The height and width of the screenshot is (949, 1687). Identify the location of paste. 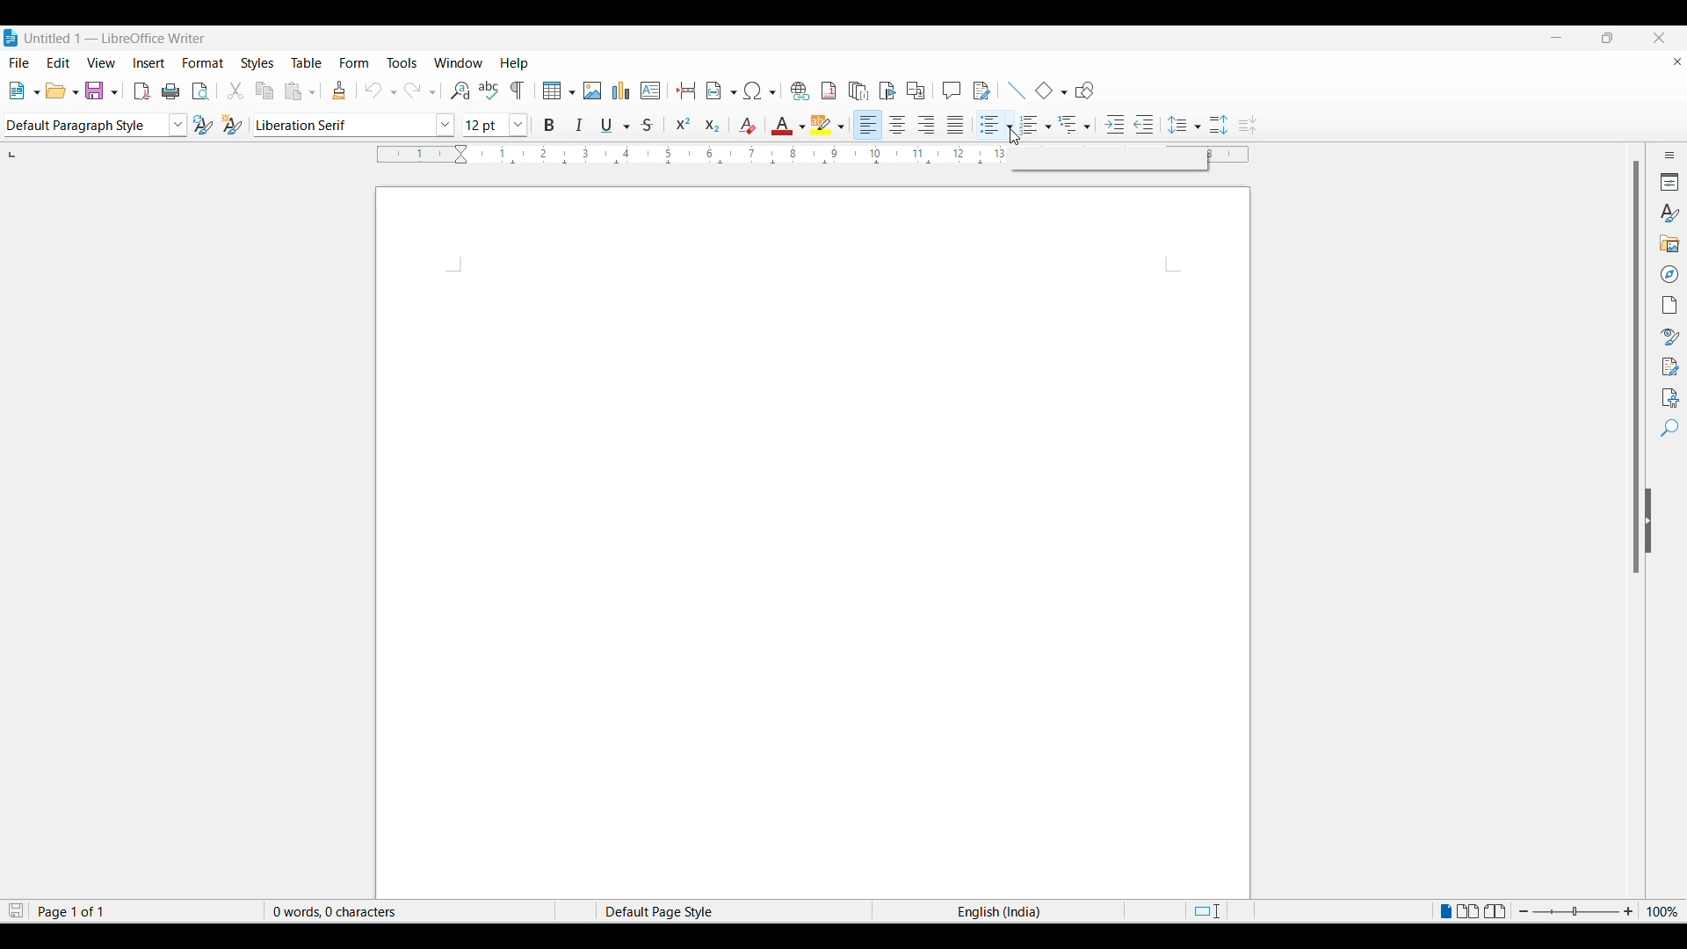
(302, 92).